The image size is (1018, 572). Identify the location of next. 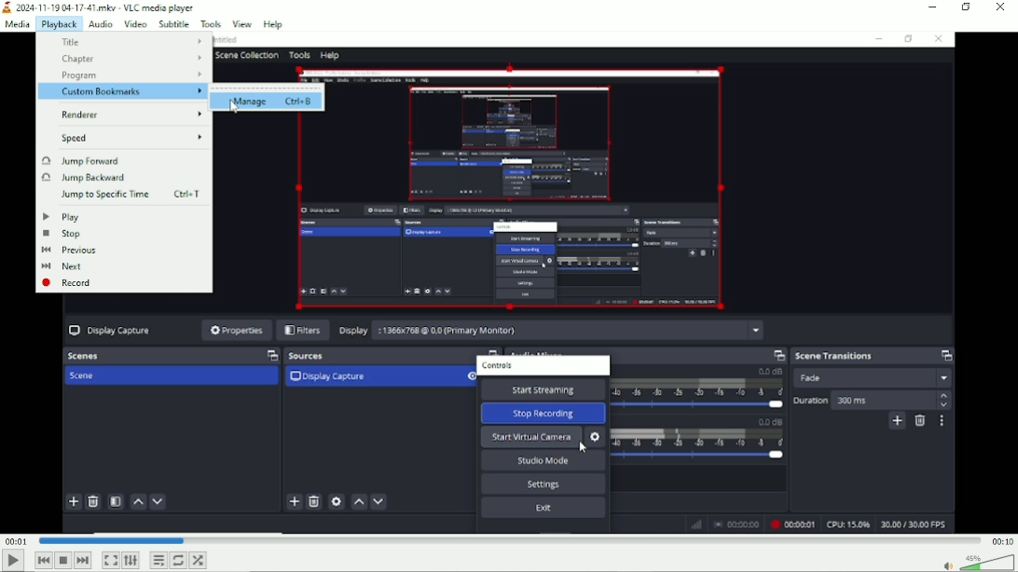
(65, 266).